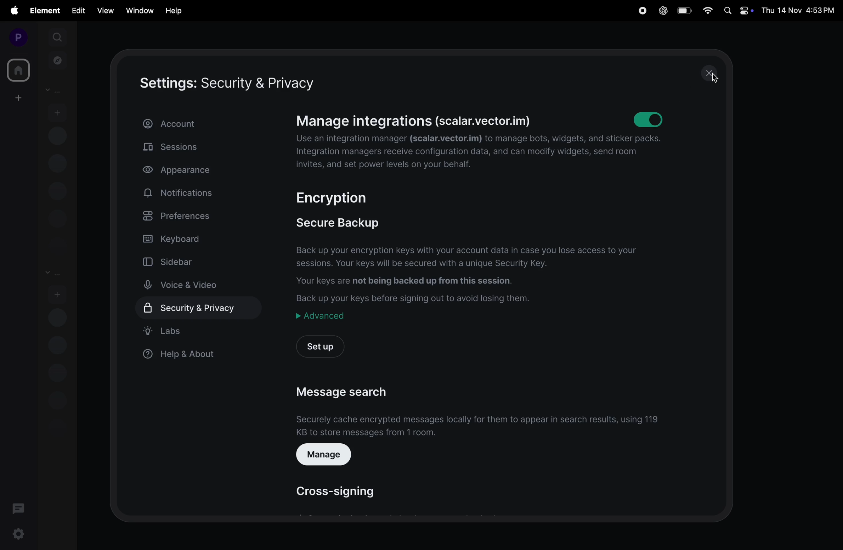 This screenshot has width=843, height=550. What do you see at coordinates (324, 455) in the screenshot?
I see `manage` at bounding box center [324, 455].